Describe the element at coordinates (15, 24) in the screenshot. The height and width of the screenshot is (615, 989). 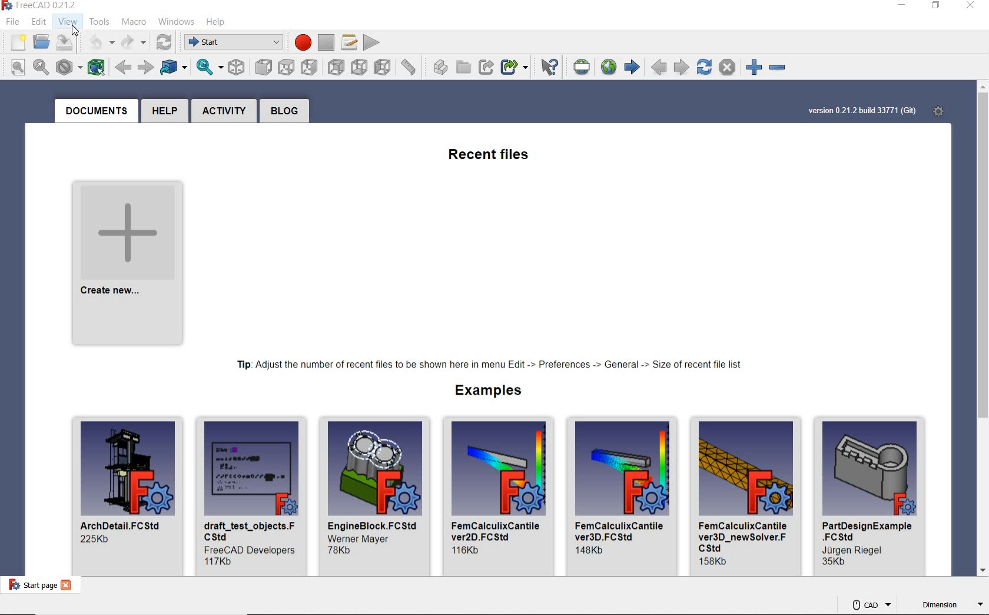
I see `file` at that location.